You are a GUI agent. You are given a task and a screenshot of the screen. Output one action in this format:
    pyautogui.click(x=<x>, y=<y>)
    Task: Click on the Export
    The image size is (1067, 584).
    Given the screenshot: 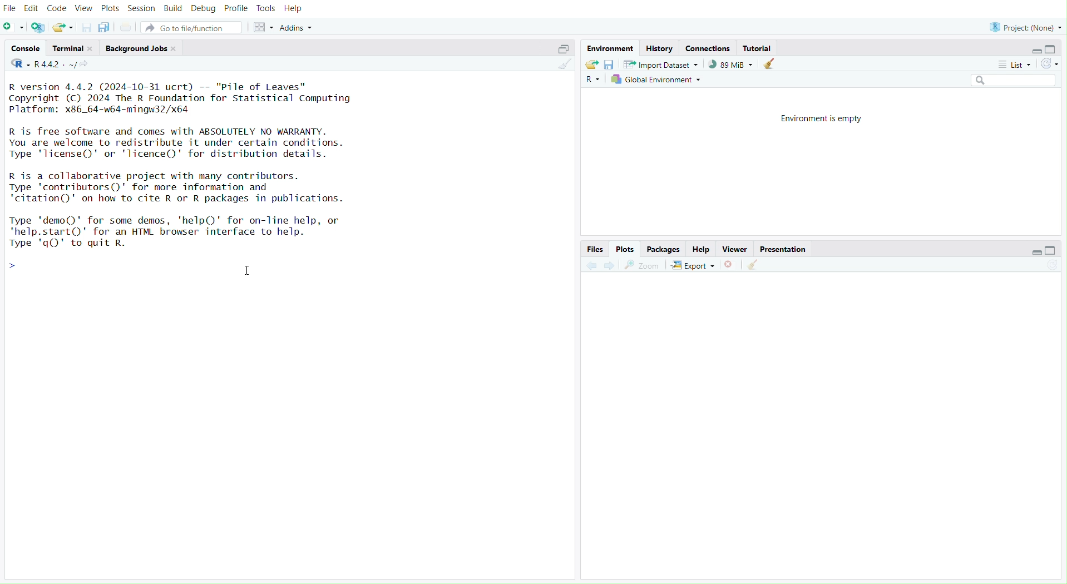 What is the action you would take?
    pyautogui.click(x=696, y=265)
    